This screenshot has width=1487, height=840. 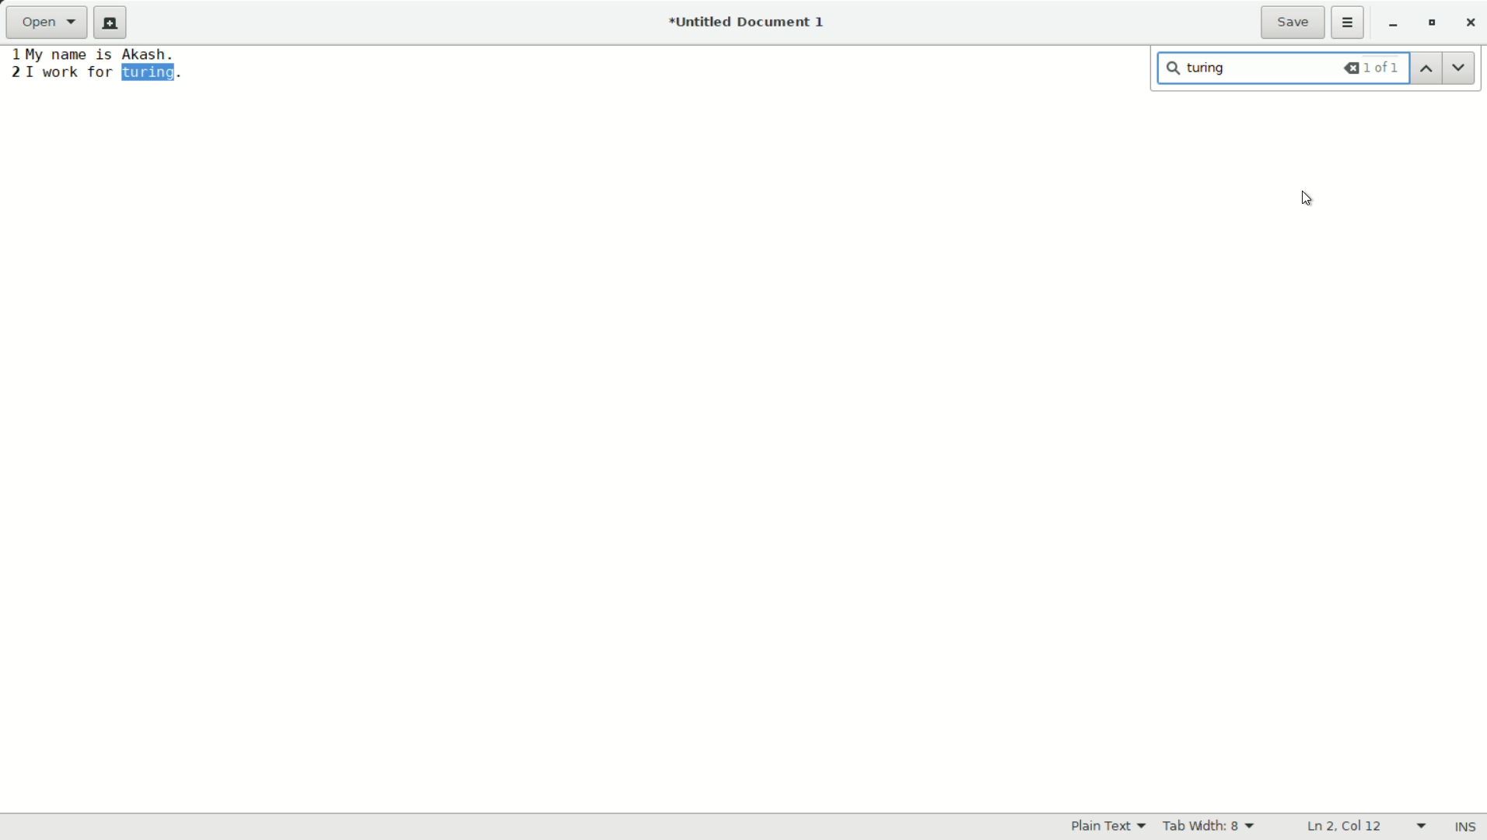 I want to click on next , so click(x=1460, y=67).